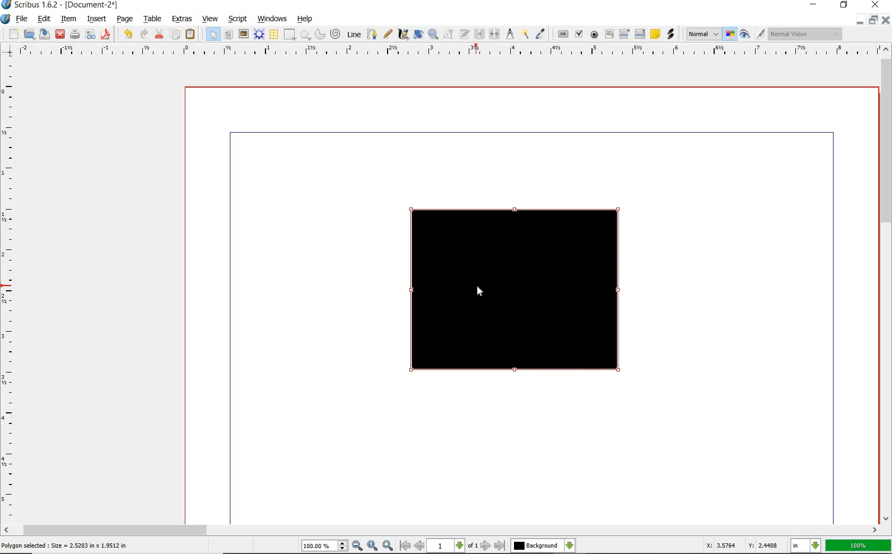 The image size is (892, 554). I want to click on zoom to, so click(372, 546).